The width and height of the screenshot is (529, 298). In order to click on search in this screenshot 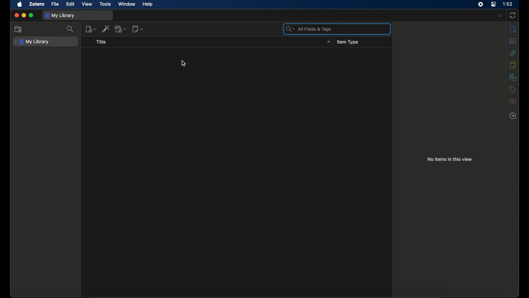, I will do `click(70, 29)`.